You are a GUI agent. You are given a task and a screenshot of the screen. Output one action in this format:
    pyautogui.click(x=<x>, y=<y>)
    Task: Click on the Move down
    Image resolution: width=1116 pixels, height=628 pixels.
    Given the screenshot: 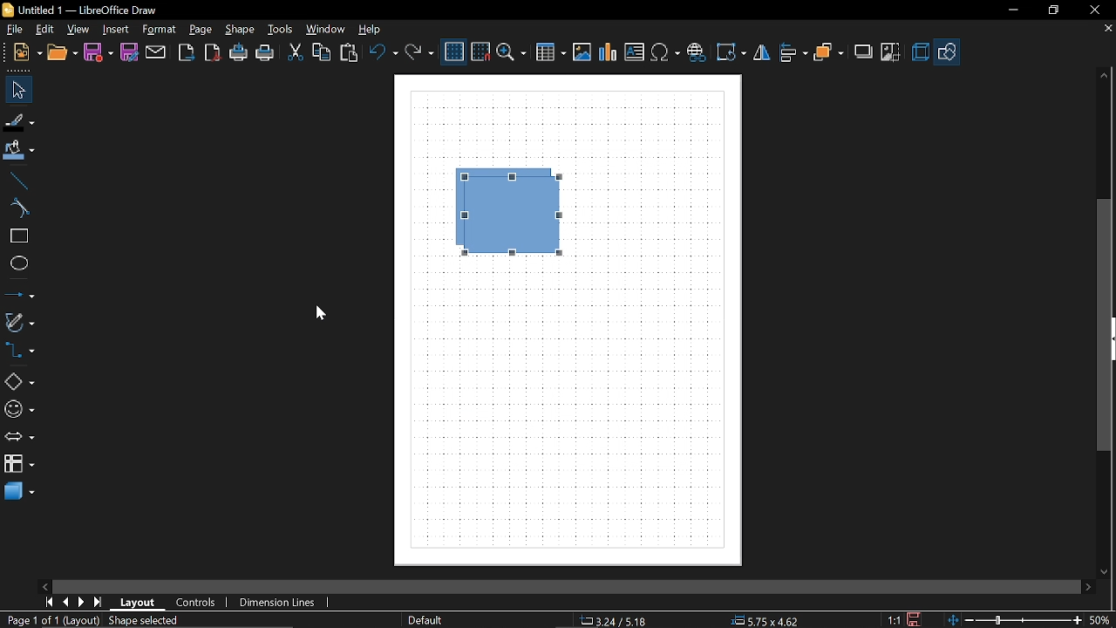 What is the action you would take?
    pyautogui.click(x=1106, y=570)
    